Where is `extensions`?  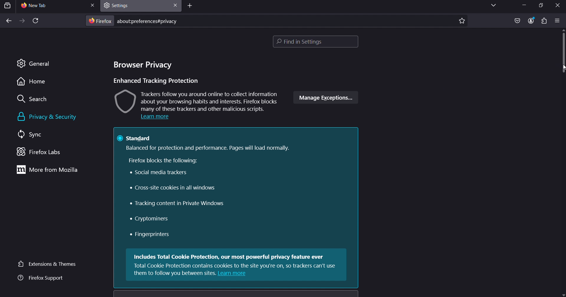
extensions is located at coordinates (543, 21).